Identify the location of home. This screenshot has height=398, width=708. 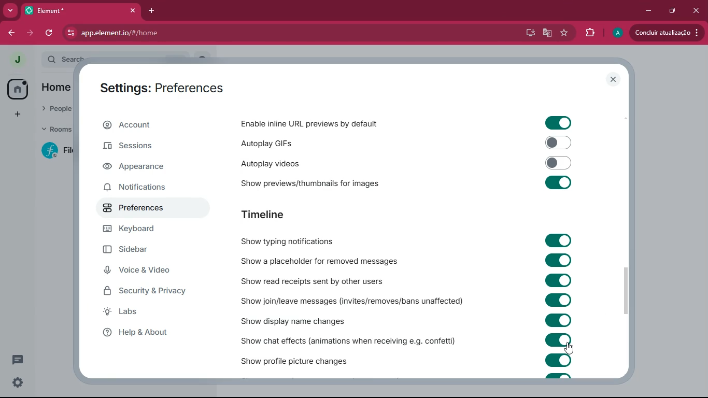
(56, 88).